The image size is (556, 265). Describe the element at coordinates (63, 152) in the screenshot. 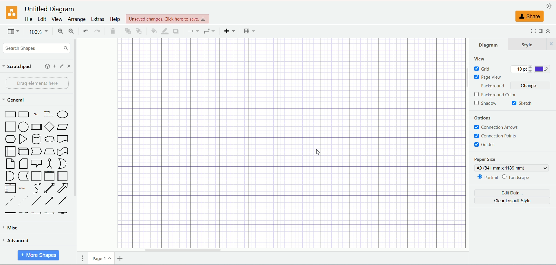

I see `Tape` at that location.